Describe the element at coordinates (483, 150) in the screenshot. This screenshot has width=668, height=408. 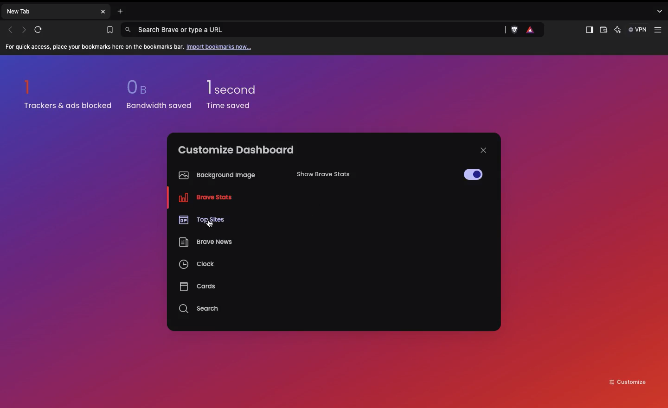
I see `Close` at that location.